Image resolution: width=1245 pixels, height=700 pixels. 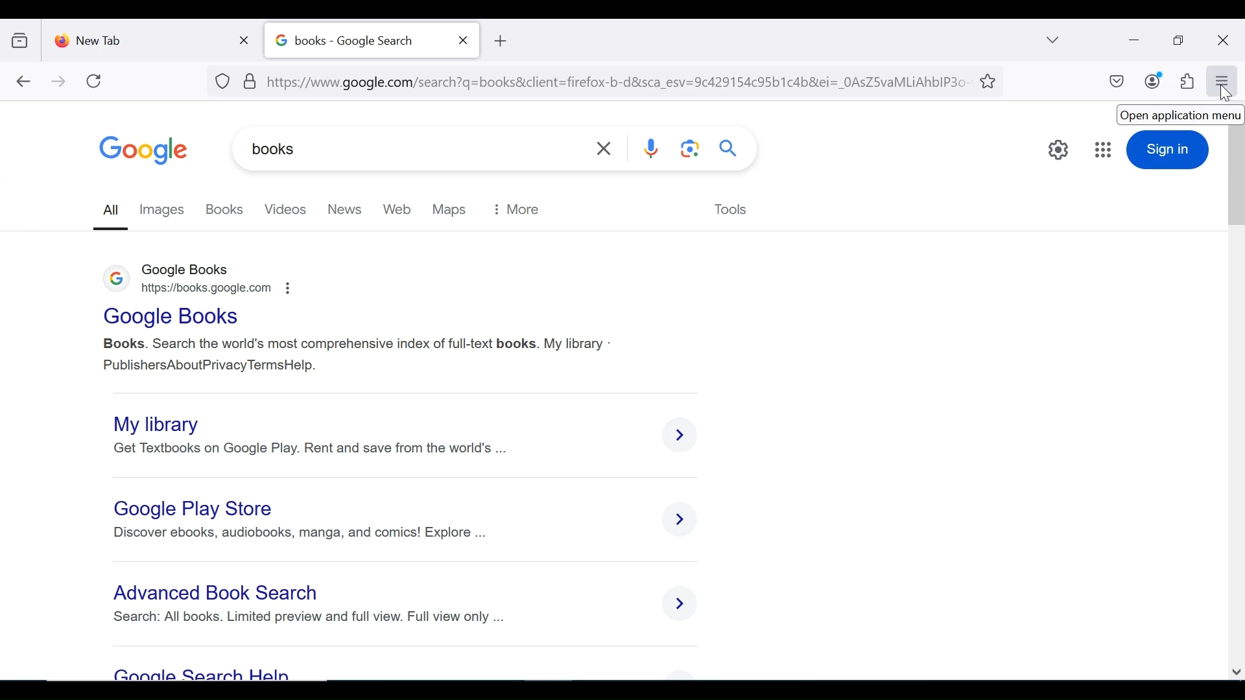 What do you see at coordinates (165, 209) in the screenshot?
I see `images` at bounding box center [165, 209].